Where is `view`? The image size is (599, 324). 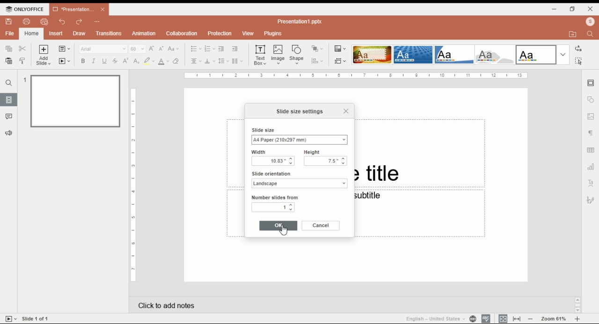
view is located at coordinates (248, 34).